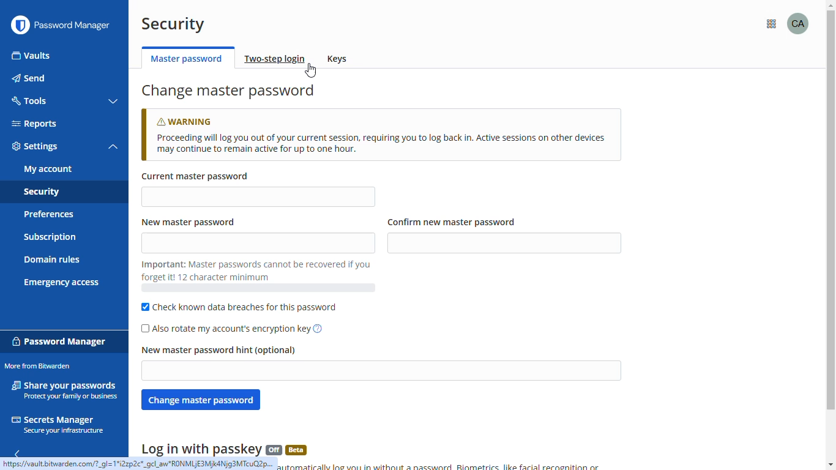 The width and height of the screenshot is (836, 470). What do you see at coordinates (143, 464) in the screenshot?
I see `https://vault bitwarden.com/?_gl=1*i2zp2c*_gcl_aw*RONMLIE3Mjk4Njg3MTcuQ2p...` at bounding box center [143, 464].